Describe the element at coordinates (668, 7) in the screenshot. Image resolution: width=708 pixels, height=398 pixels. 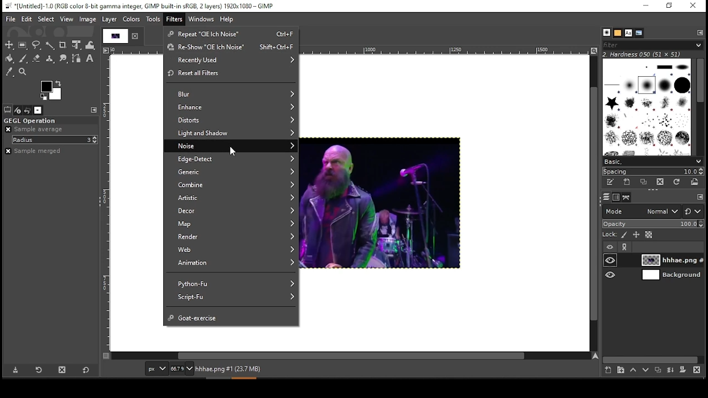
I see `restore` at that location.